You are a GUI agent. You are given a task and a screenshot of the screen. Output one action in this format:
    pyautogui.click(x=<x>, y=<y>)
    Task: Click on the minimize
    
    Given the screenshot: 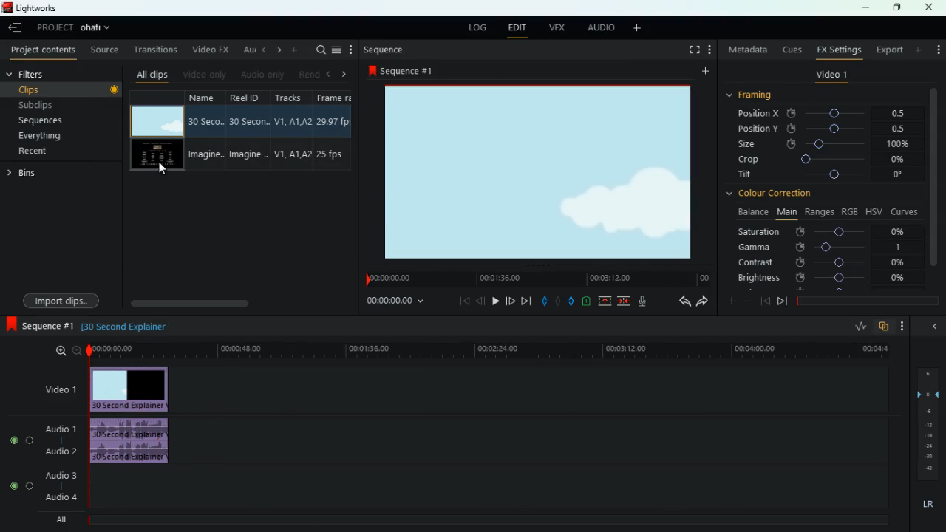 What is the action you would take?
    pyautogui.click(x=865, y=9)
    